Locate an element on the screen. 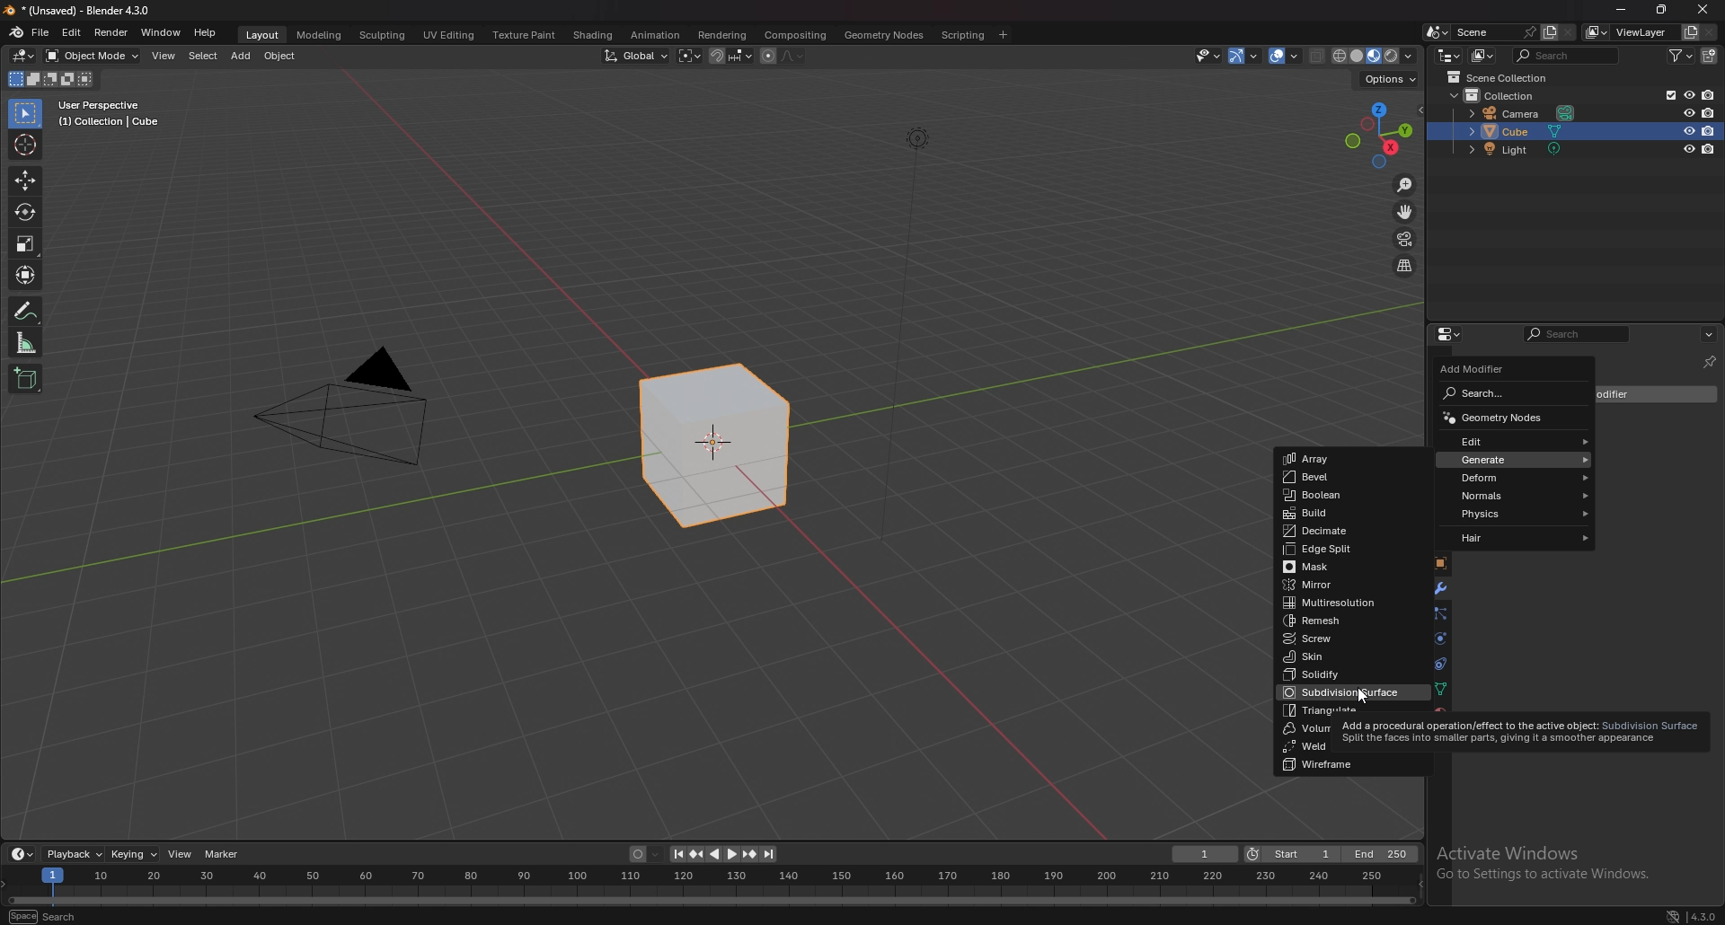 This screenshot has width=1725, height=925. toggle xray is located at coordinates (1319, 56).